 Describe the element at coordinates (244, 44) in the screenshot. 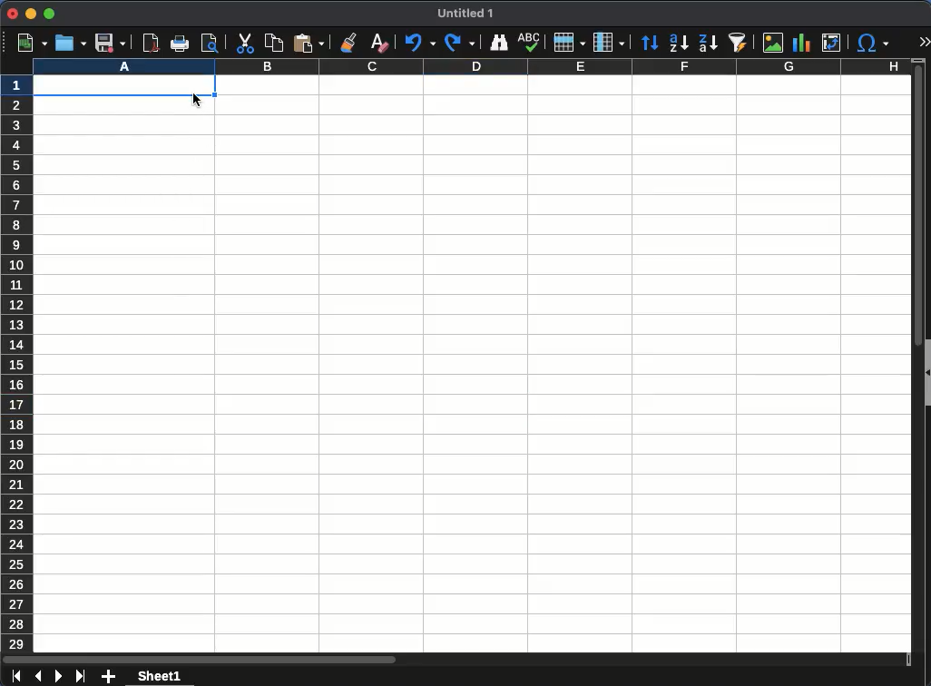

I see `cut` at that location.